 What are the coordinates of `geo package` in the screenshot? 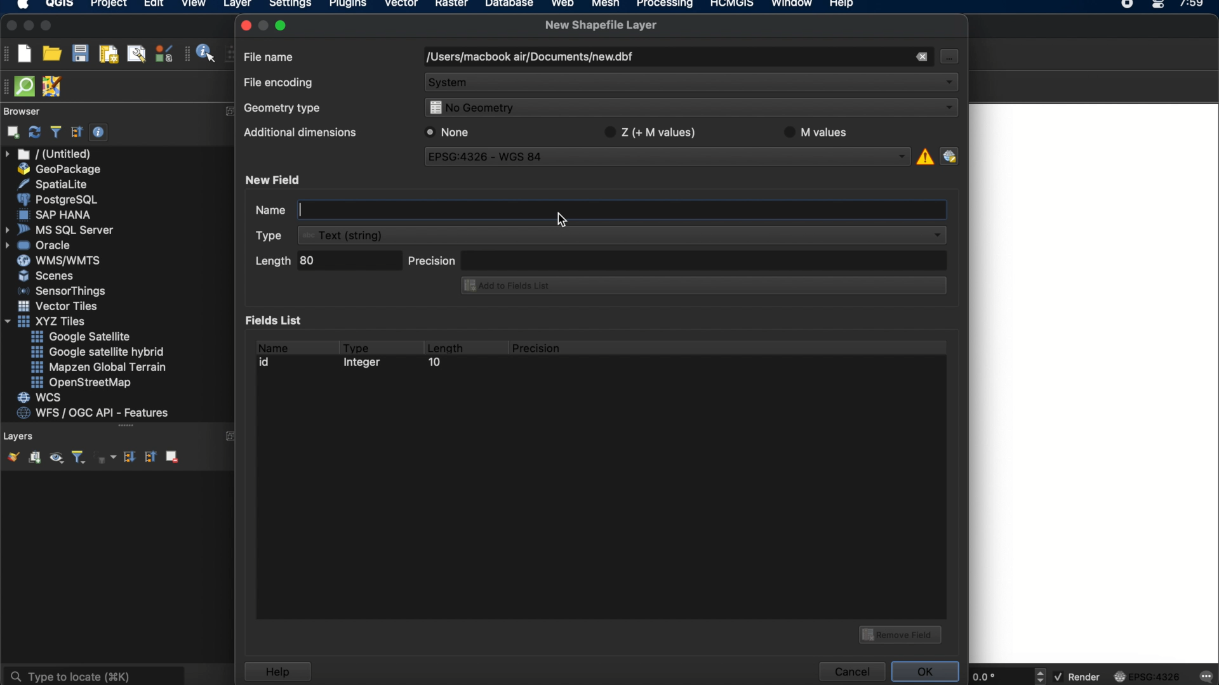 It's located at (58, 169).